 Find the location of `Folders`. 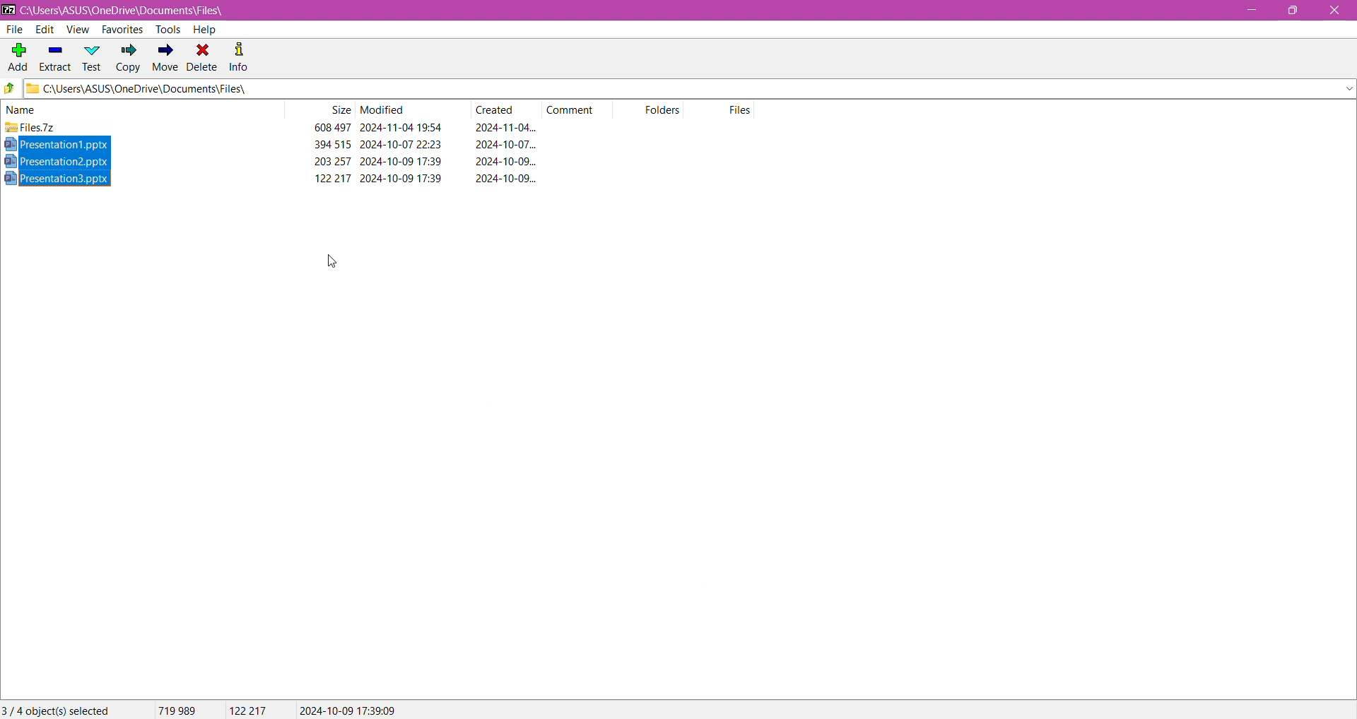

Folders is located at coordinates (669, 112).